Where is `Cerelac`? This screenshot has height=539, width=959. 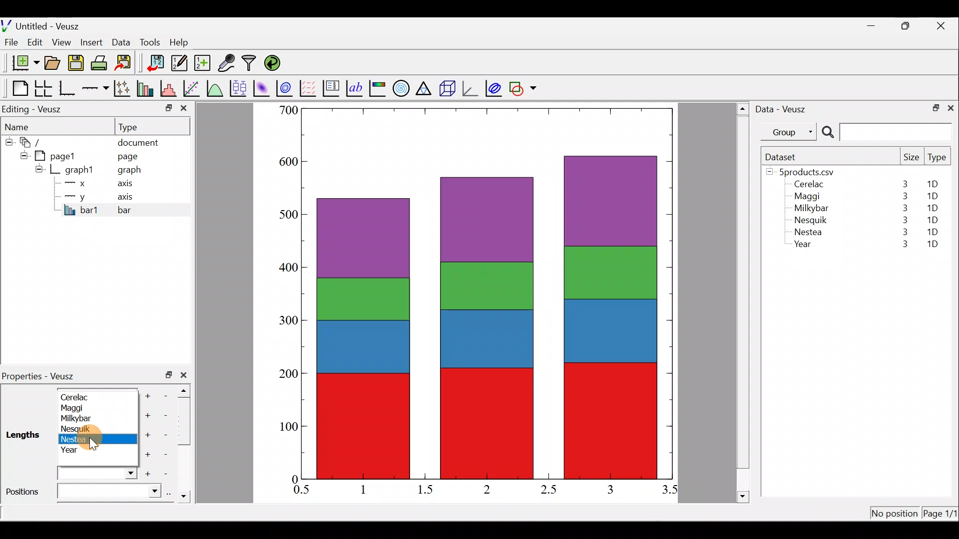 Cerelac is located at coordinates (80, 395).